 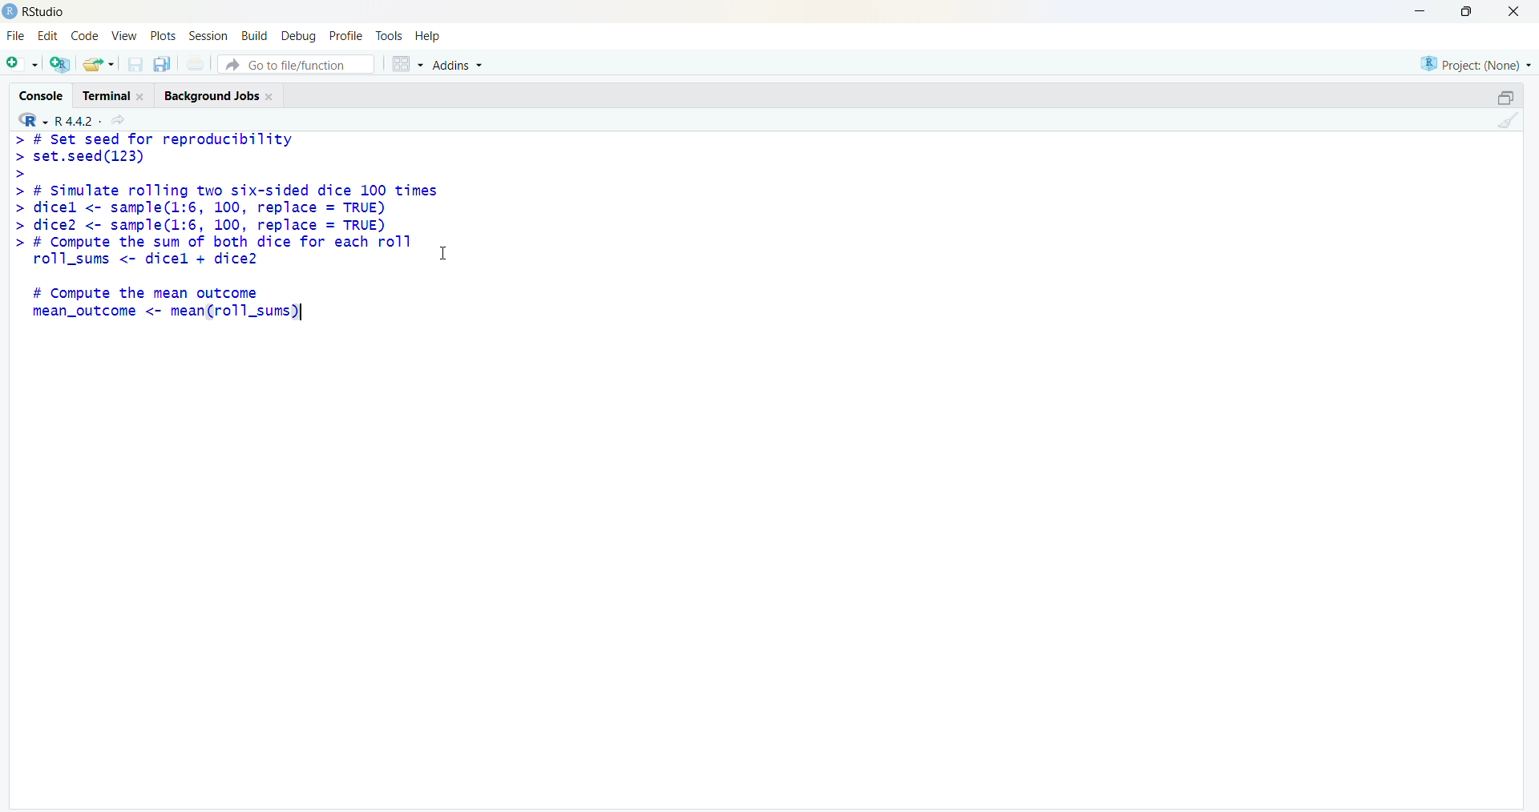 I want to click on copy, so click(x=162, y=63).